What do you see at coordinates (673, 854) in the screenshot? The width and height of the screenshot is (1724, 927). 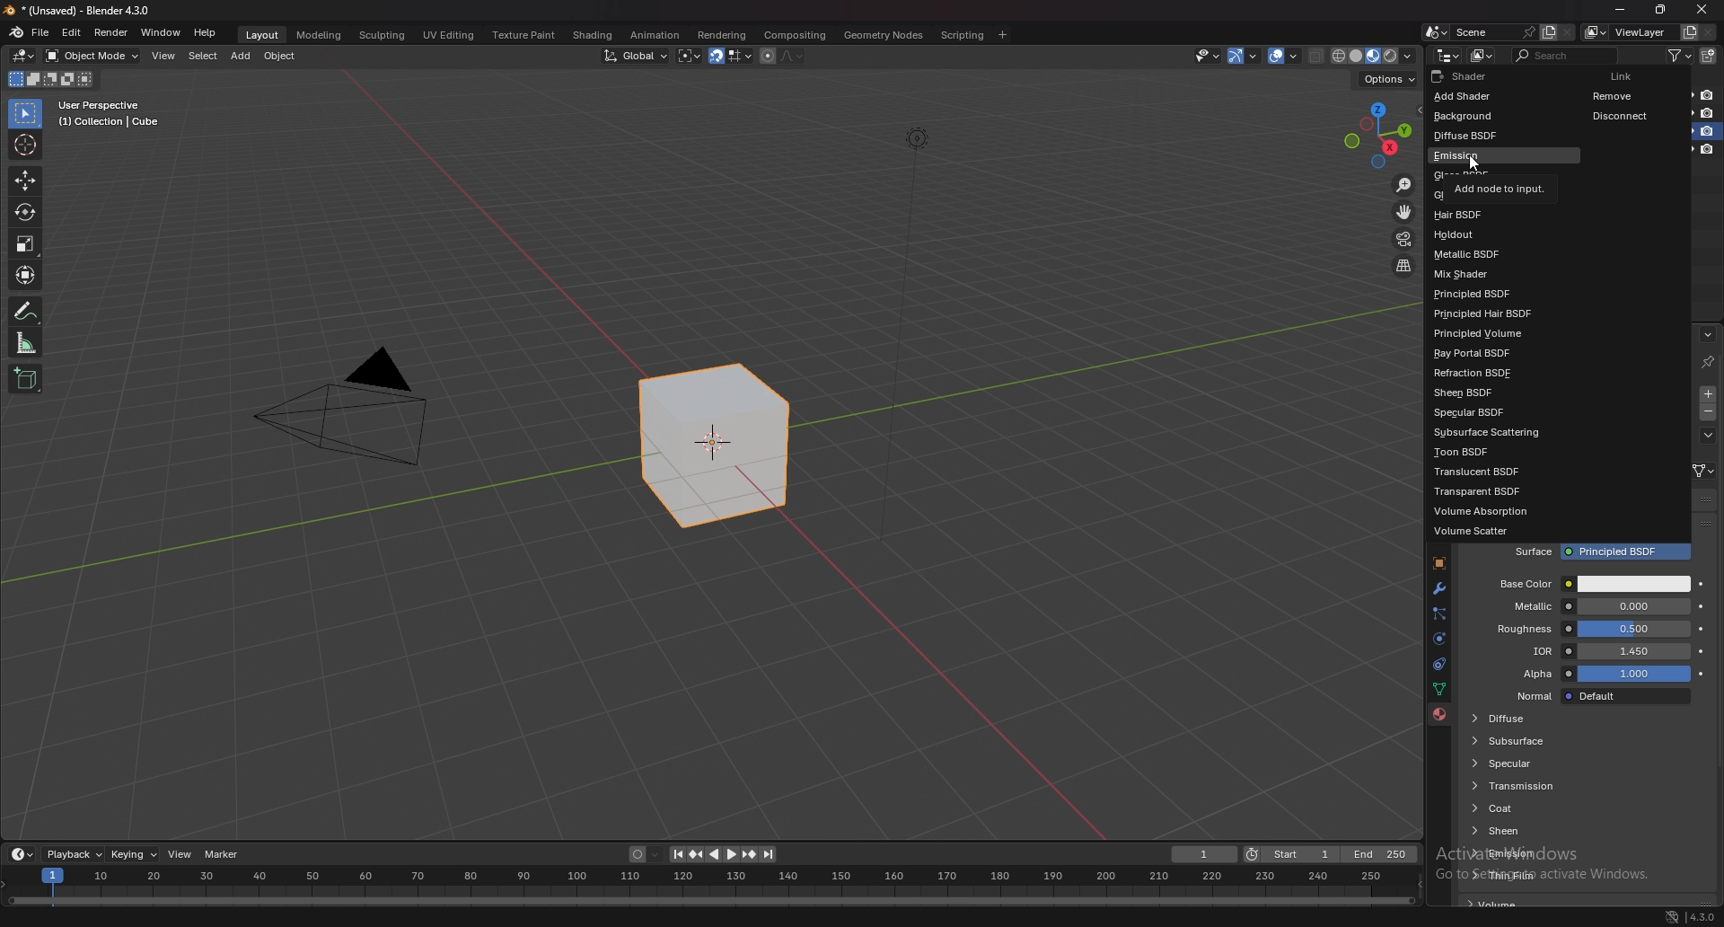 I see `jump to endpoint` at bounding box center [673, 854].